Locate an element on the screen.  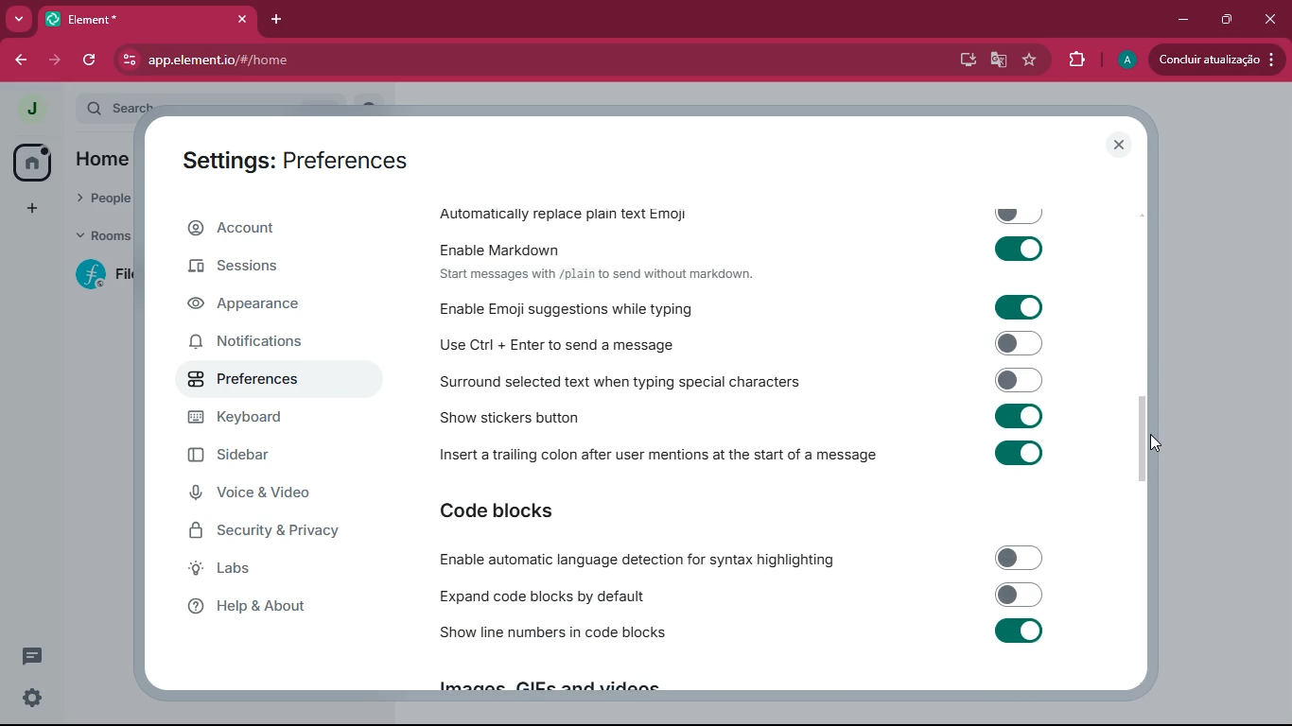
room is located at coordinates (96, 275).